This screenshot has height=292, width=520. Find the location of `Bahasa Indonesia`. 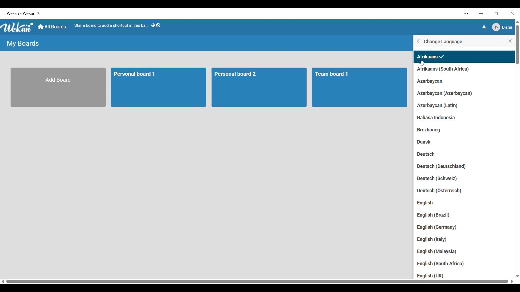

Bahasa Indonesia is located at coordinates (444, 118).